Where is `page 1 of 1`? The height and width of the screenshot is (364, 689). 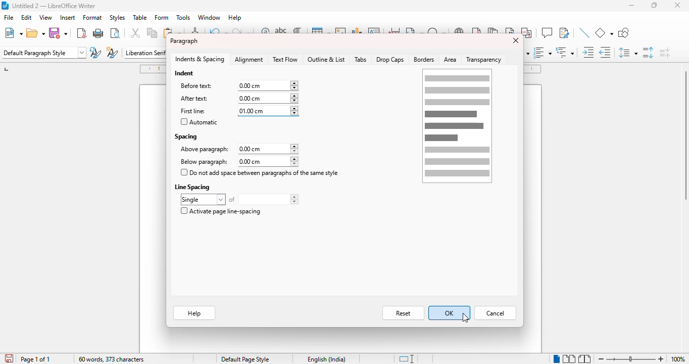
page 1 of 1 is located at coordinates (35, 359).